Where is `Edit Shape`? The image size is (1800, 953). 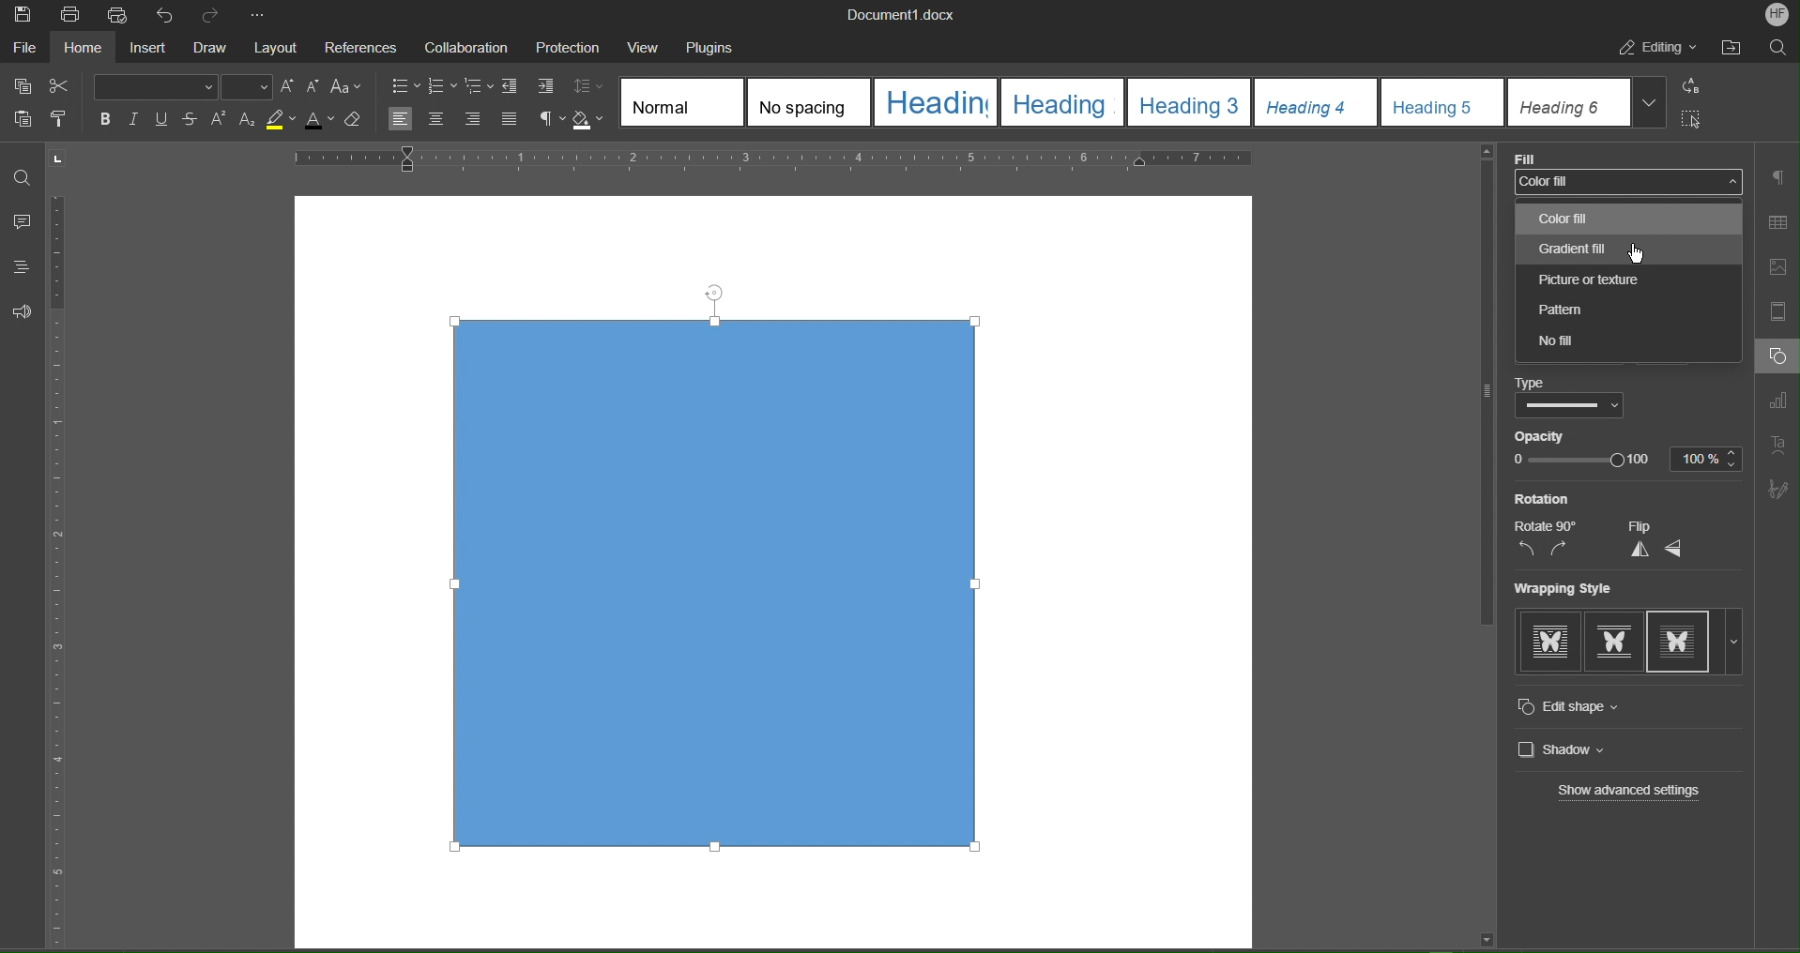
Edit Shape is located at coordinates (1580, 707).